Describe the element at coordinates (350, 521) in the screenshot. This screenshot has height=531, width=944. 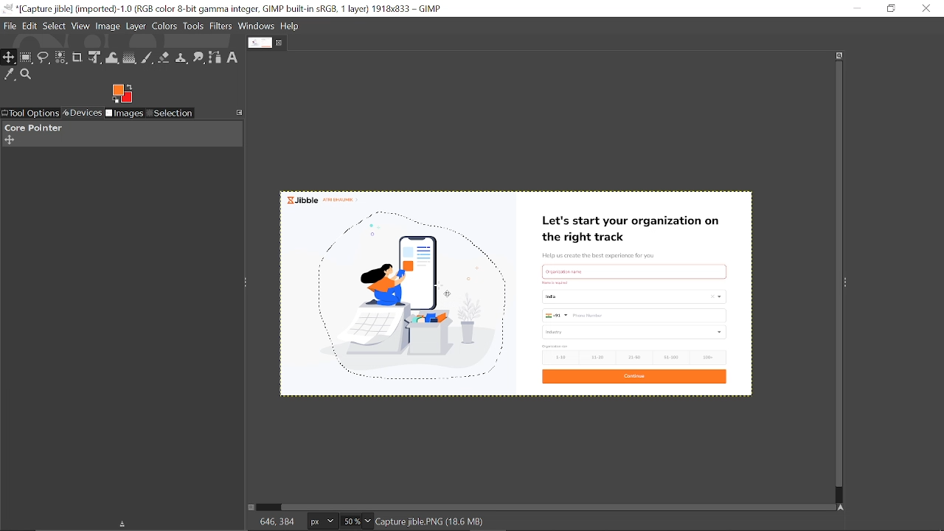
I see `Current Zoom` at that location.